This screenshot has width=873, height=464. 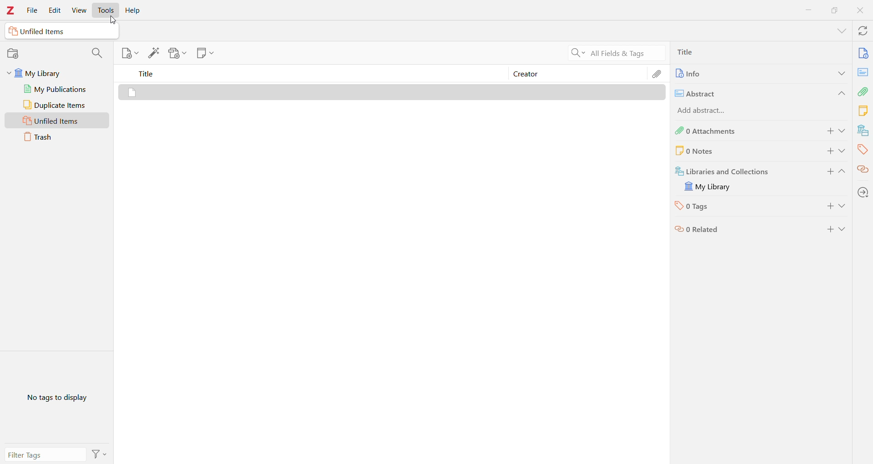 I want to click on Item, so click(x=392, y=93).